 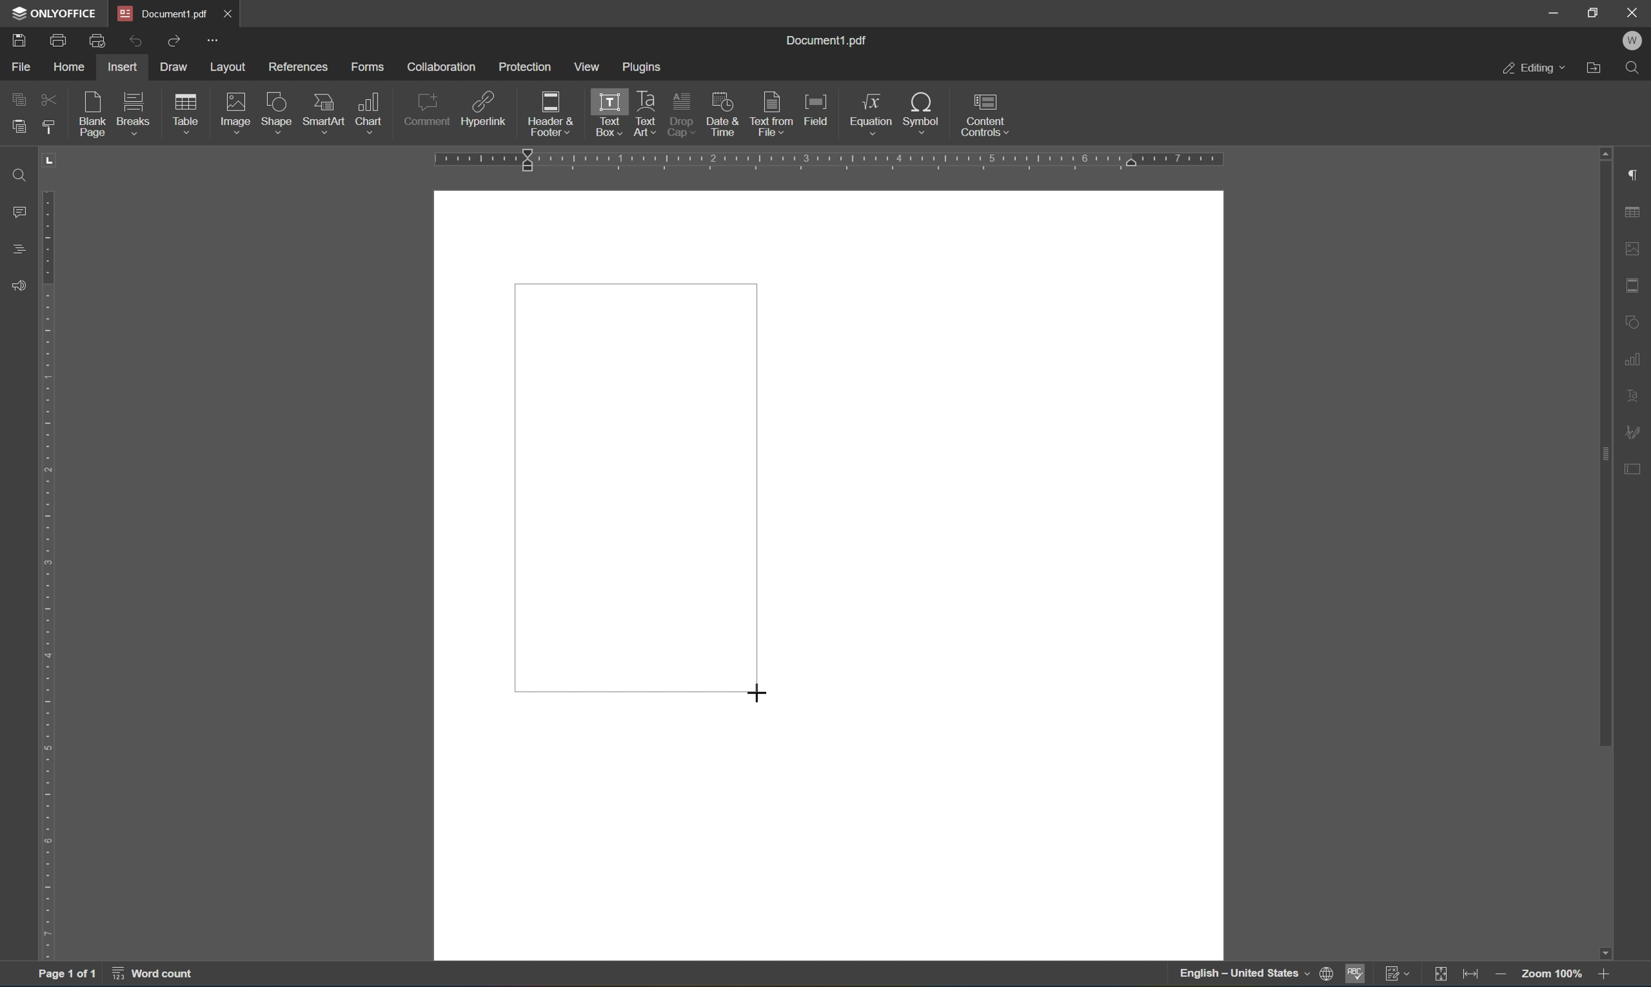 What do you see at coordinates (443, 67) in the screenshot?
I see `collaboration` at bounding box center [443, 67].